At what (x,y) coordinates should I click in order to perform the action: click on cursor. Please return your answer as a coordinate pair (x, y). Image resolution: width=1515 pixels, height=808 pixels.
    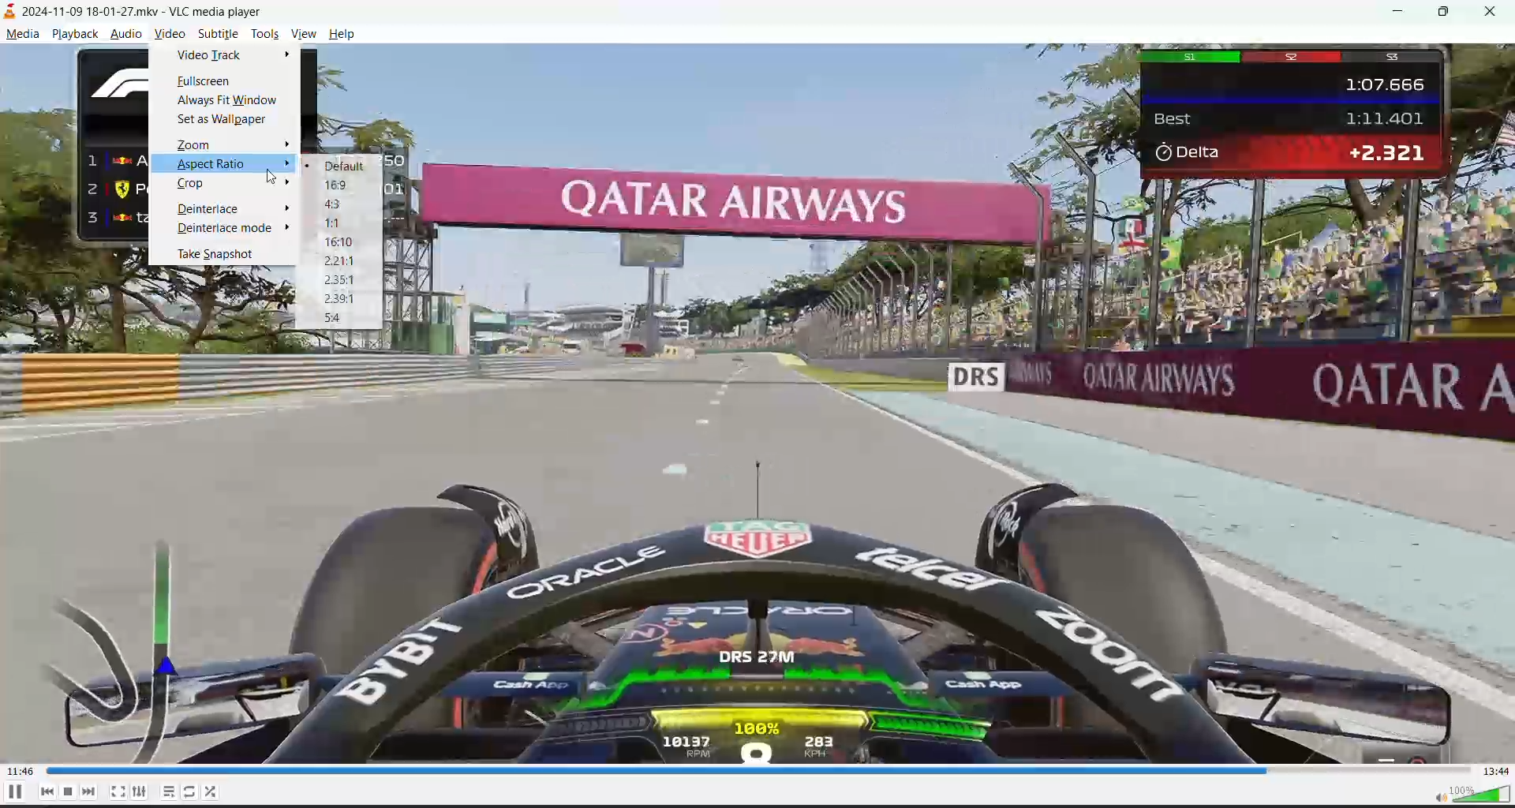
    Looking at the image, I should click on (274, 176).